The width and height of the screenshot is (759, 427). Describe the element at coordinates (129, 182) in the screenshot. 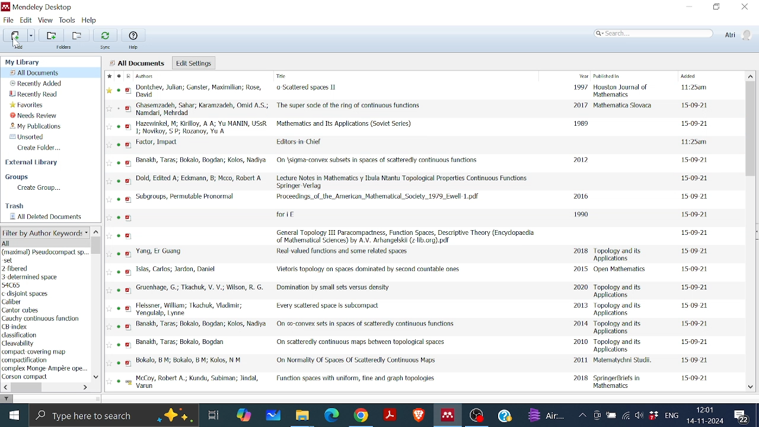

I see `pdf` at that location.